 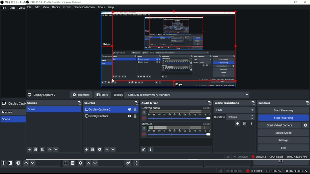 I want to click on Audio Mixer, so click(x=153, y=103).